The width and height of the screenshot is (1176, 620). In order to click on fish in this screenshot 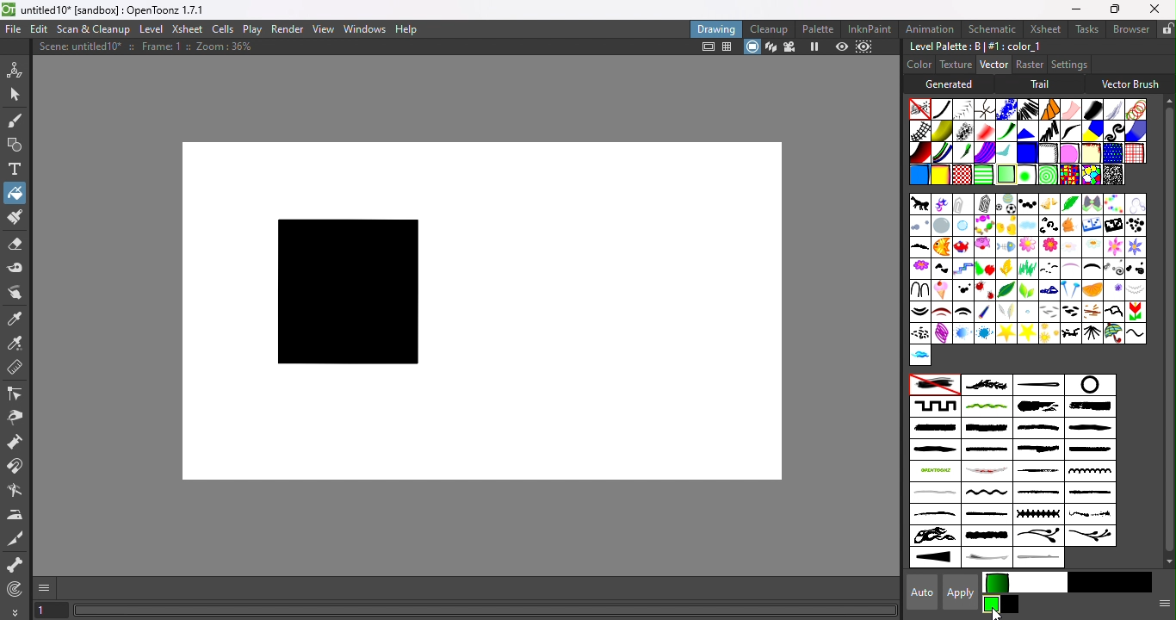, I will do `click(940, 248)`.